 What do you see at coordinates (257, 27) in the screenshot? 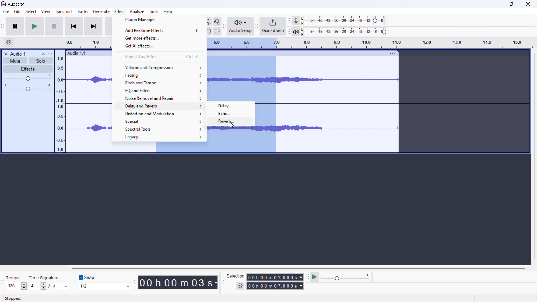
I see `share audio toolbar` at bounding box center [257, 27].